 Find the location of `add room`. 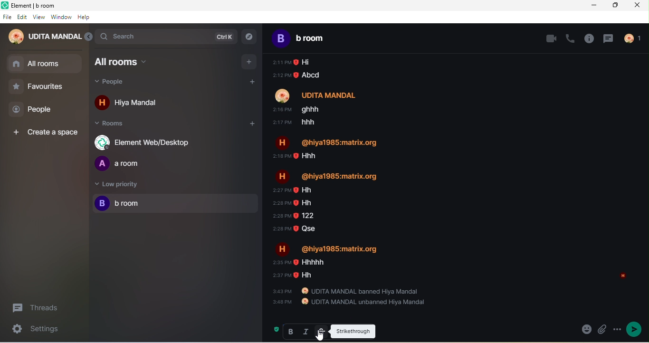

add room is located at coordinates (249, 62).